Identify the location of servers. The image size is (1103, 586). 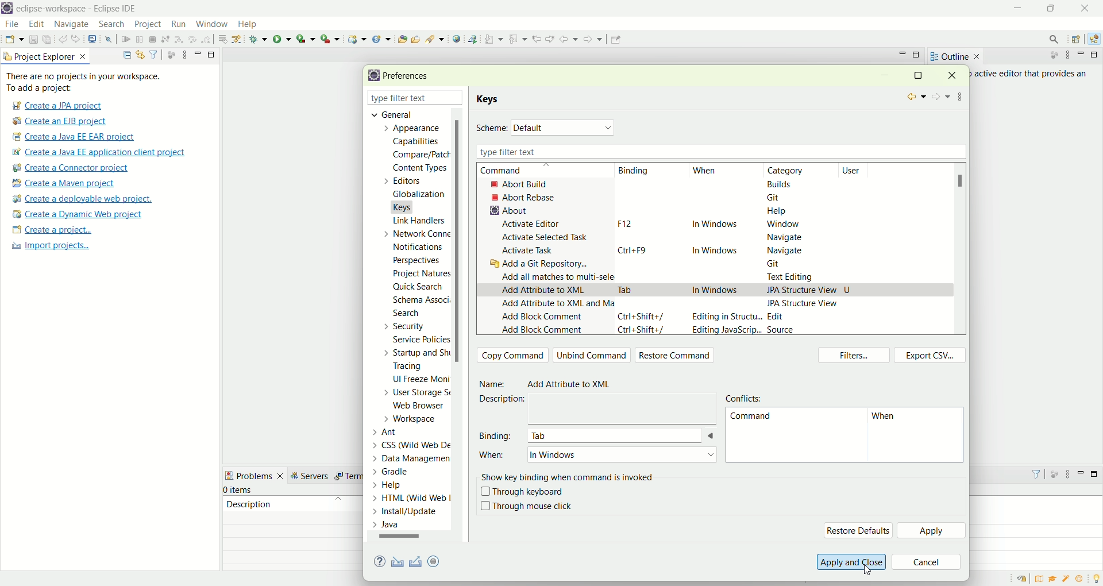
(313, 476).